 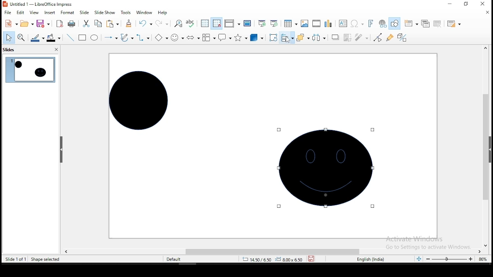 What do you see at coordinates (304, 24) in the screenshot?
I see `insert image` at bounding box center [304, 24].